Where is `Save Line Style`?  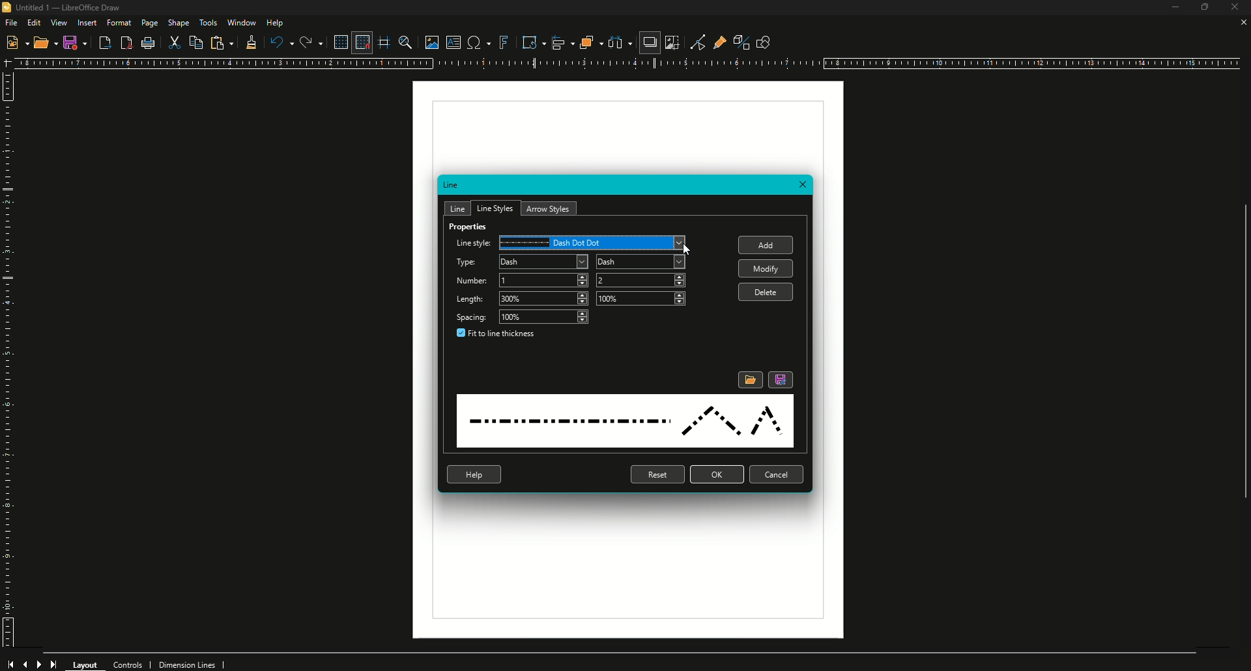
Save Line Style is located at coordinates (781, 380).